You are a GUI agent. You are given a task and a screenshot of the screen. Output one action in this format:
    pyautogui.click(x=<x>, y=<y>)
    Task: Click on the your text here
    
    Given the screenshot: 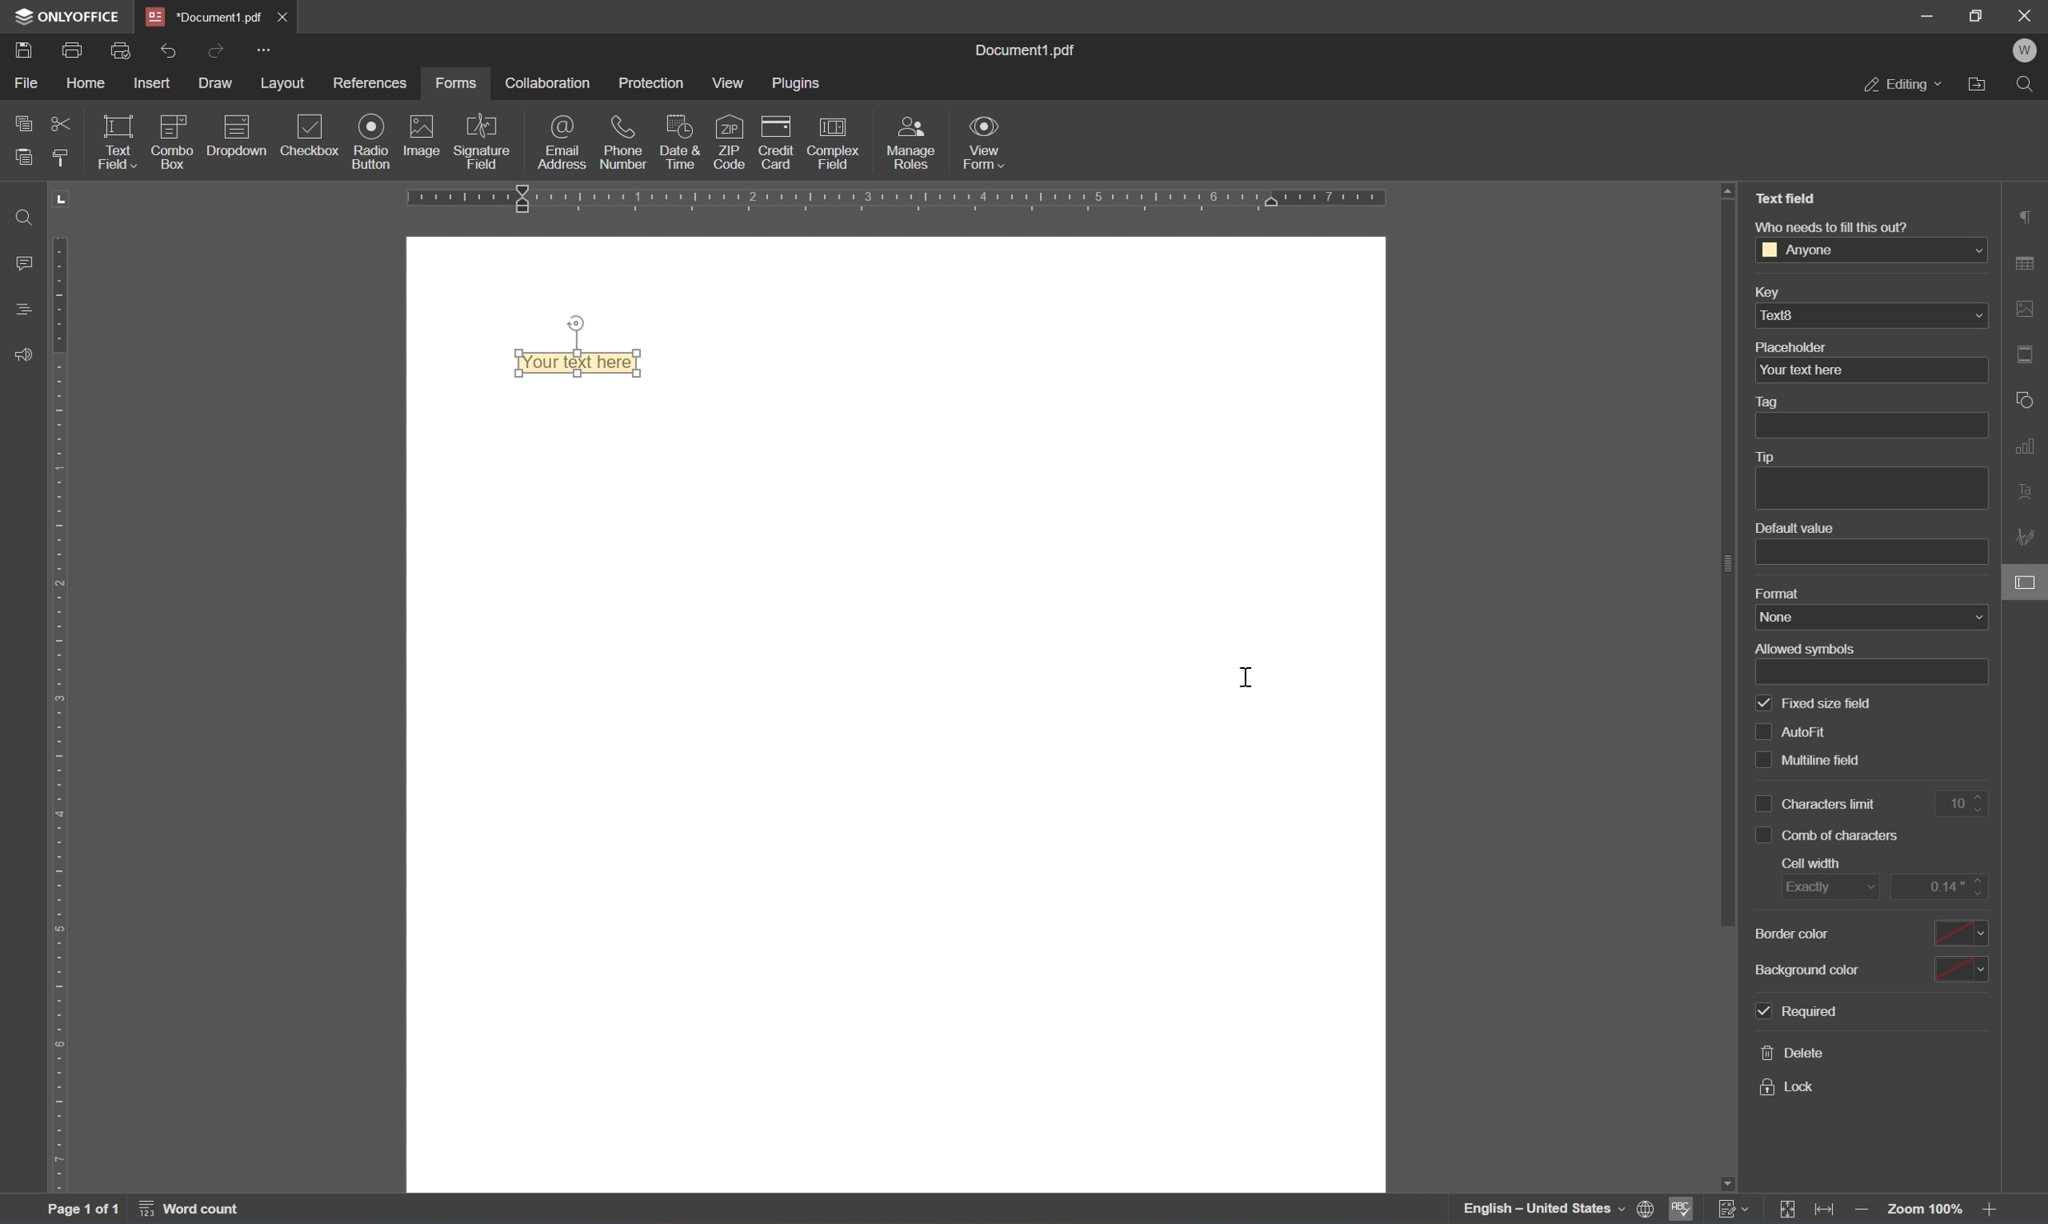 What is the action you would take?
    pyautogui.click(x=579, y=363)
    